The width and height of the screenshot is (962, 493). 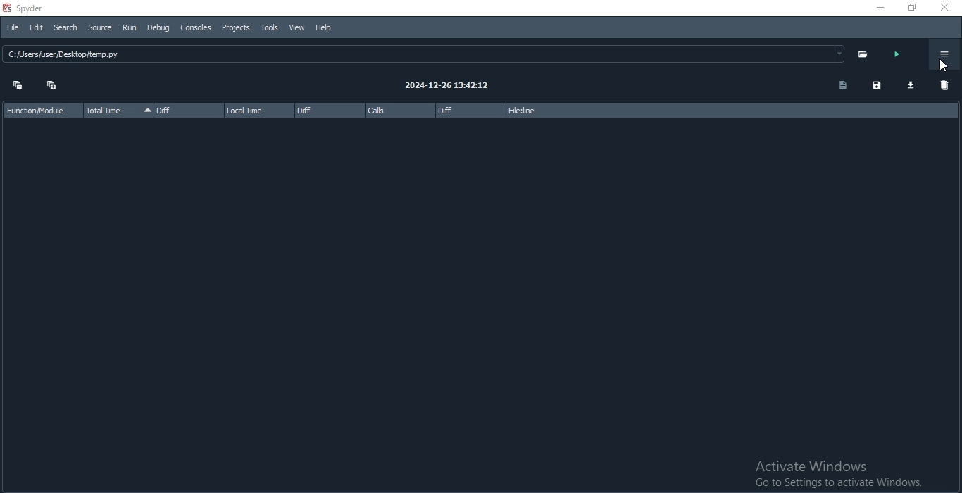 I want to click on collapse, so click(x=17, y=86).